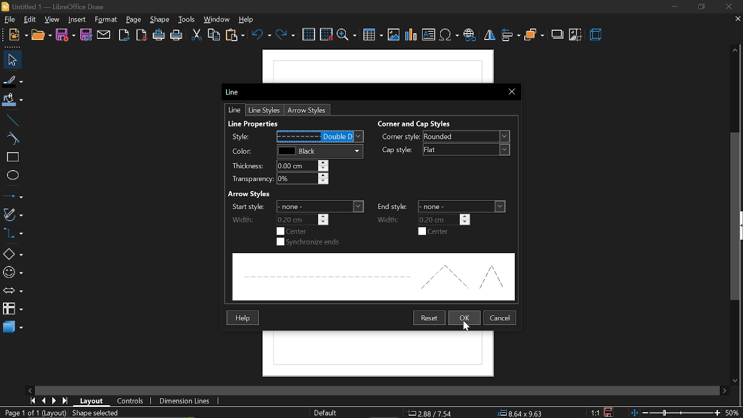 Image resolution: width=743 pixels, height=418 pixels. I want to click on crop, so click(575, 34).